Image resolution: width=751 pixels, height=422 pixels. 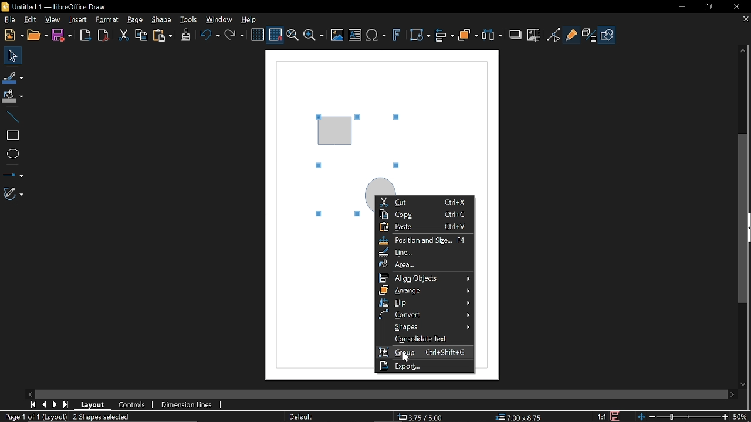 What do you see at coordinates (92, 404) in the screenshot?
I see `Layout` at bounding box center [92, 404].